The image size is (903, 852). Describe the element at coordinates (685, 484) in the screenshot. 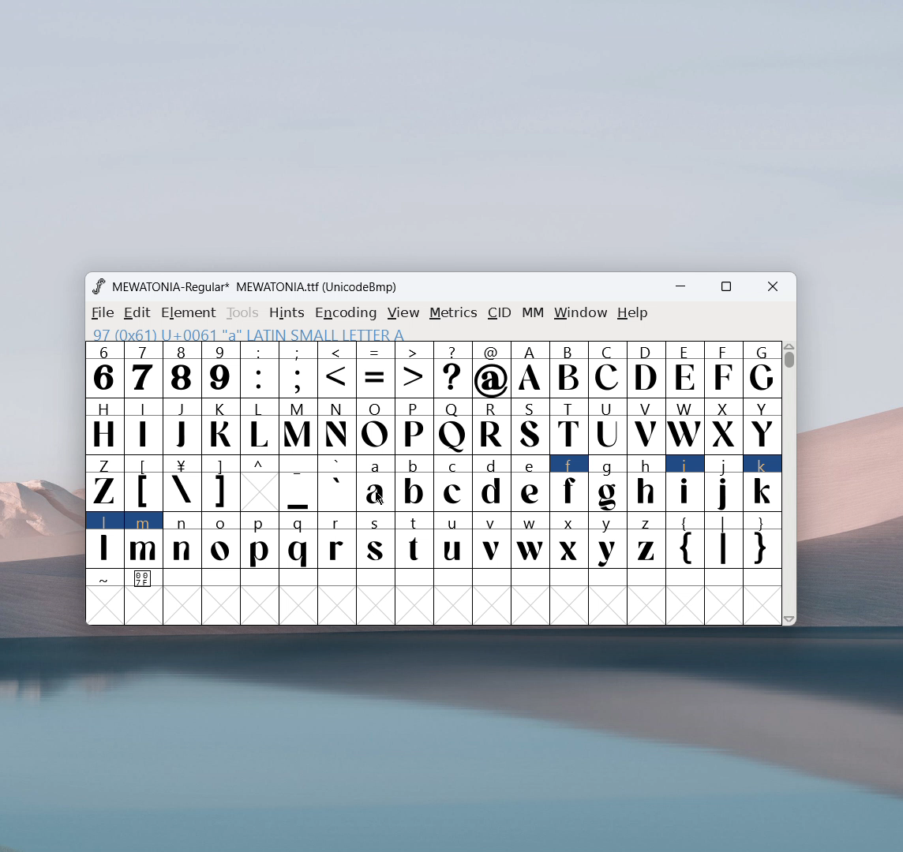

I see `i` at that location.